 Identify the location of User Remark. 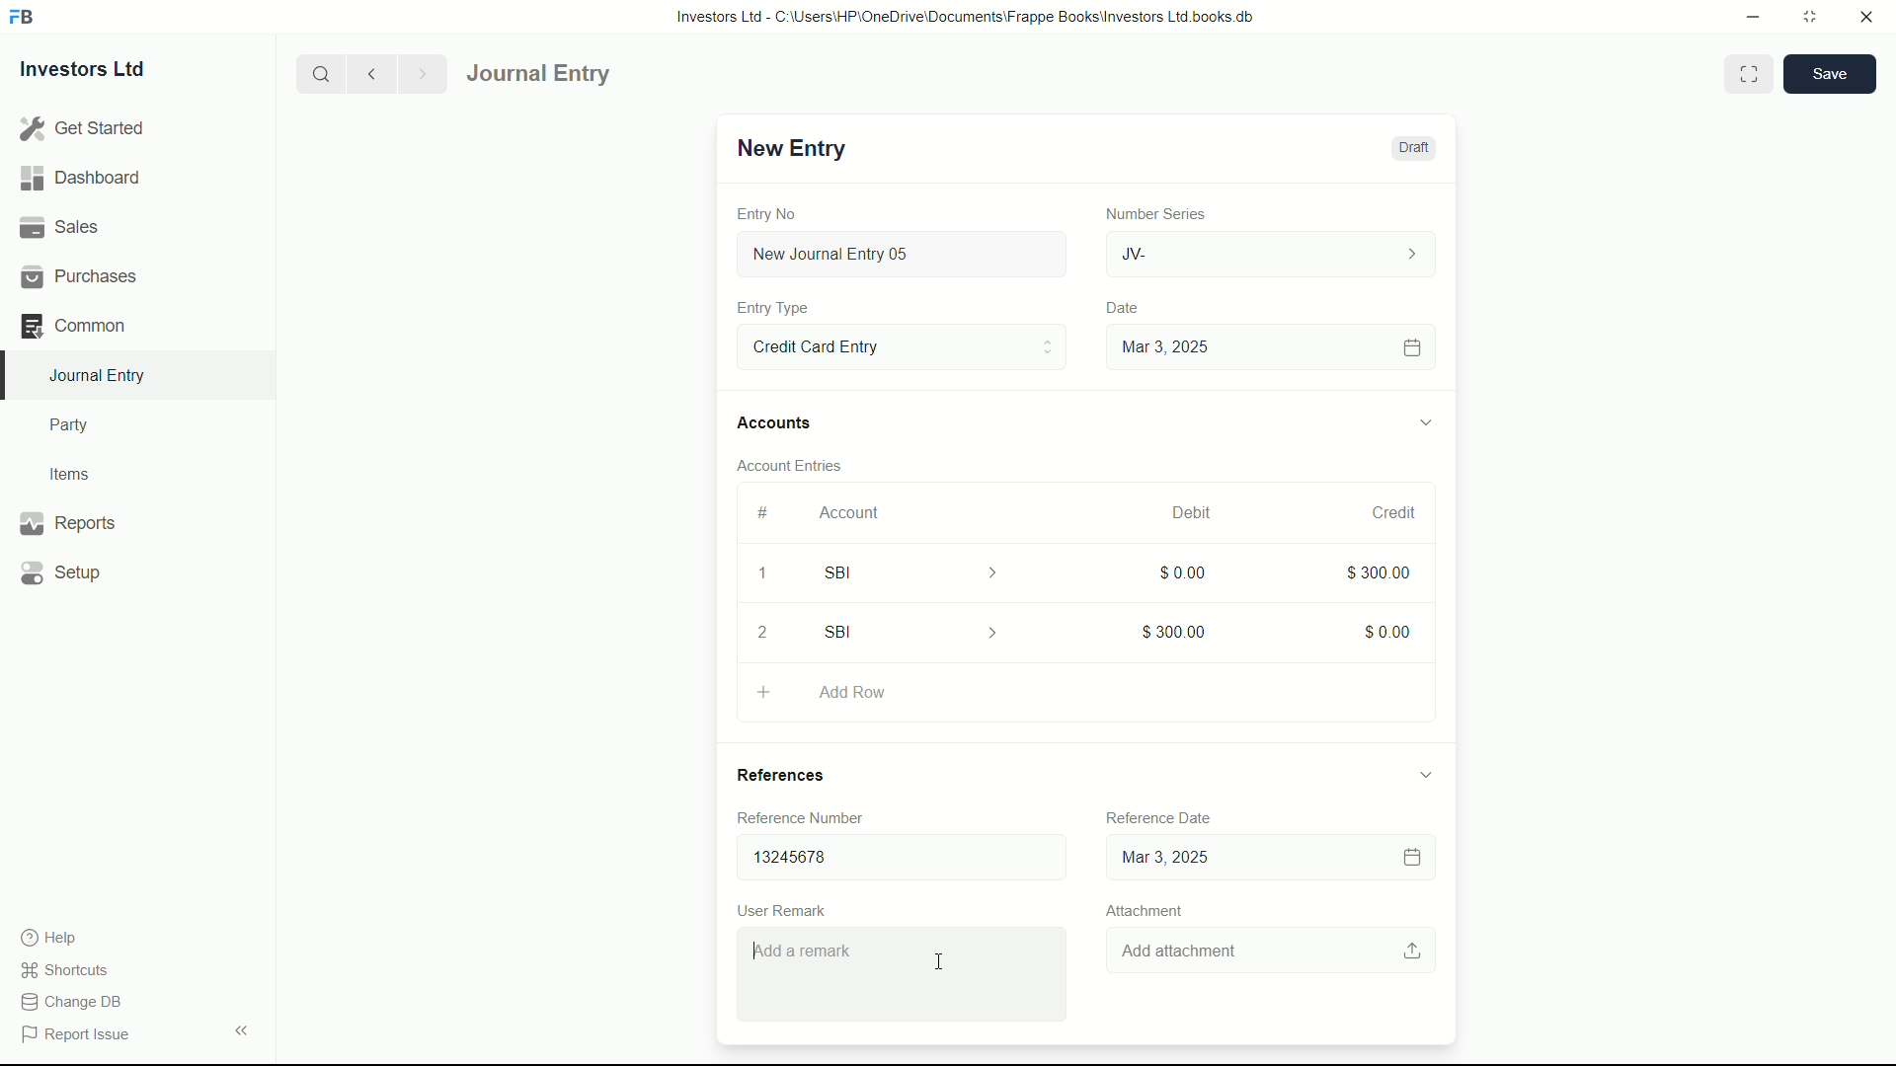
(786, 909).